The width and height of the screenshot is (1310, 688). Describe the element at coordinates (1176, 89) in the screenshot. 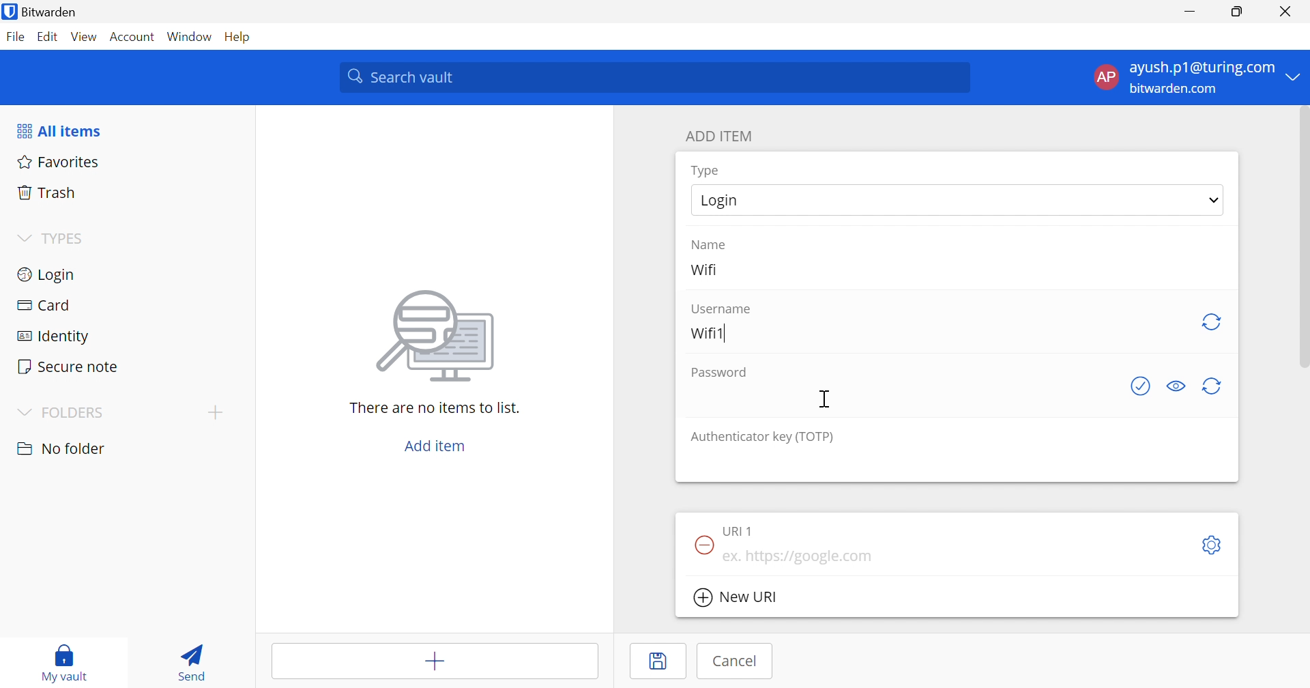

I see `bitwarden.com` at that location.